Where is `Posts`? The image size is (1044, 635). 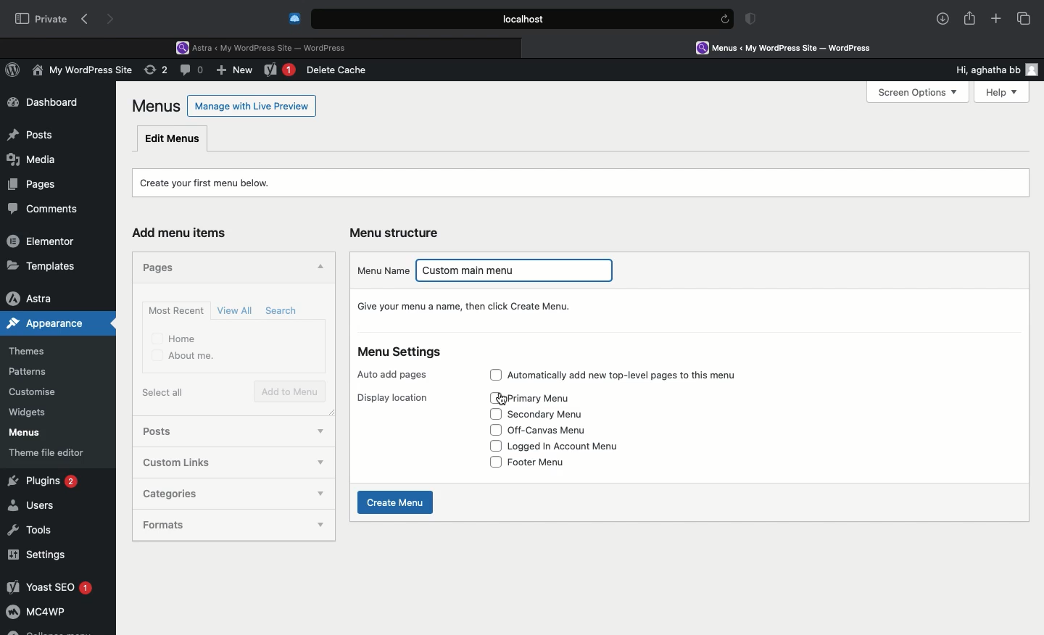 Posts is located at coordinates (171, 433).